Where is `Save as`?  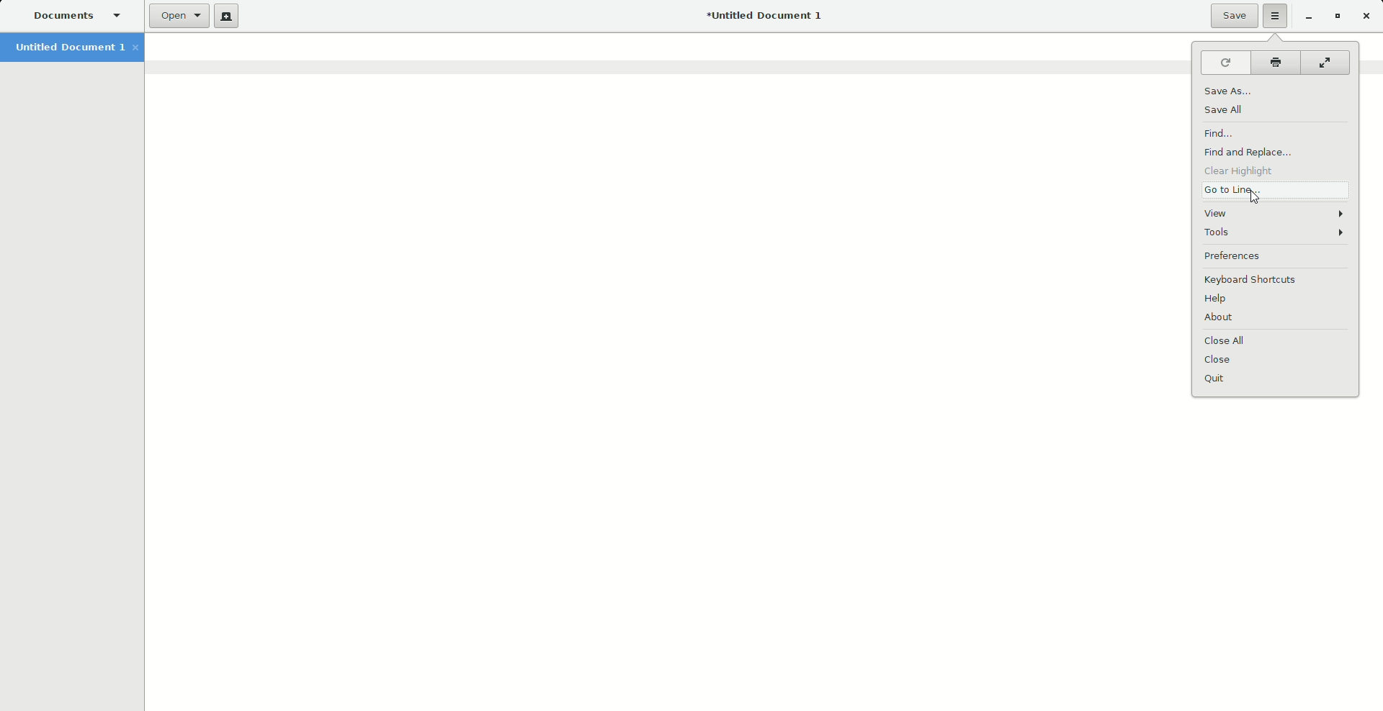
Save as is located at coordinates (1240, 90).